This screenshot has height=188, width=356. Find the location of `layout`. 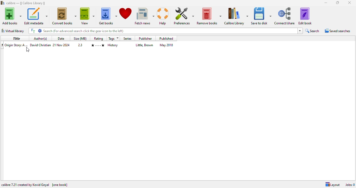

layout is located at coordinates (333, 184).